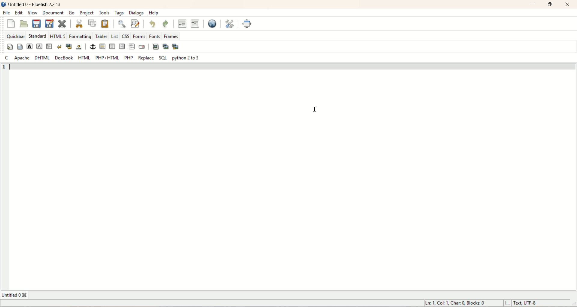 This screenshot has height=307, width=577. I want to click on HTML 5, so click(58, 37).